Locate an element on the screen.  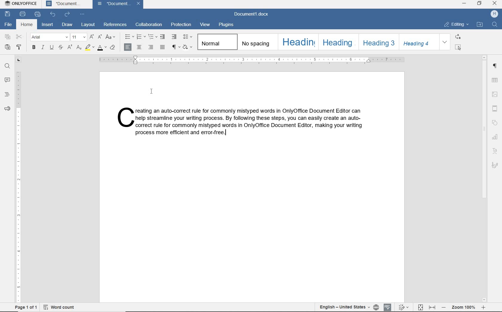
UNDERLINE is located at coordinates (52, 48).